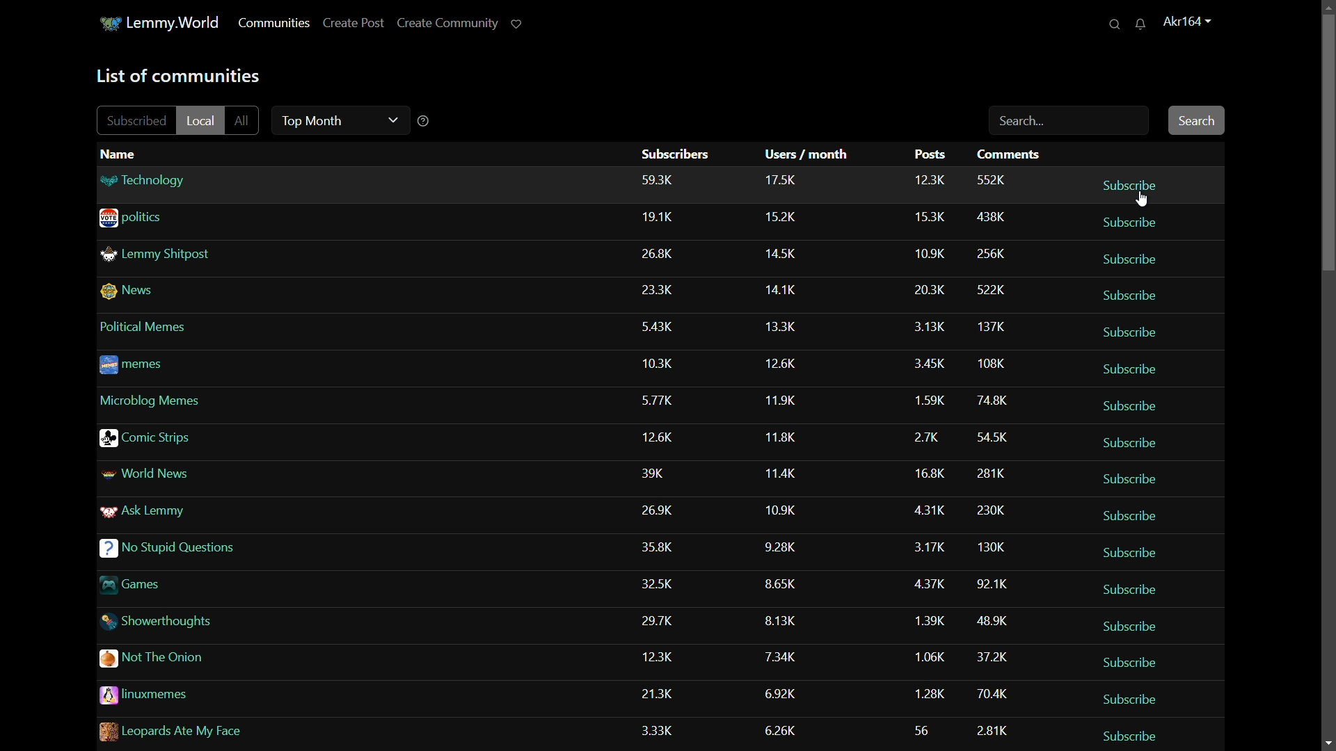  What do you see at coordinates (989, 583) in the screenshot?
I see `` at bounding box center [989, 583].